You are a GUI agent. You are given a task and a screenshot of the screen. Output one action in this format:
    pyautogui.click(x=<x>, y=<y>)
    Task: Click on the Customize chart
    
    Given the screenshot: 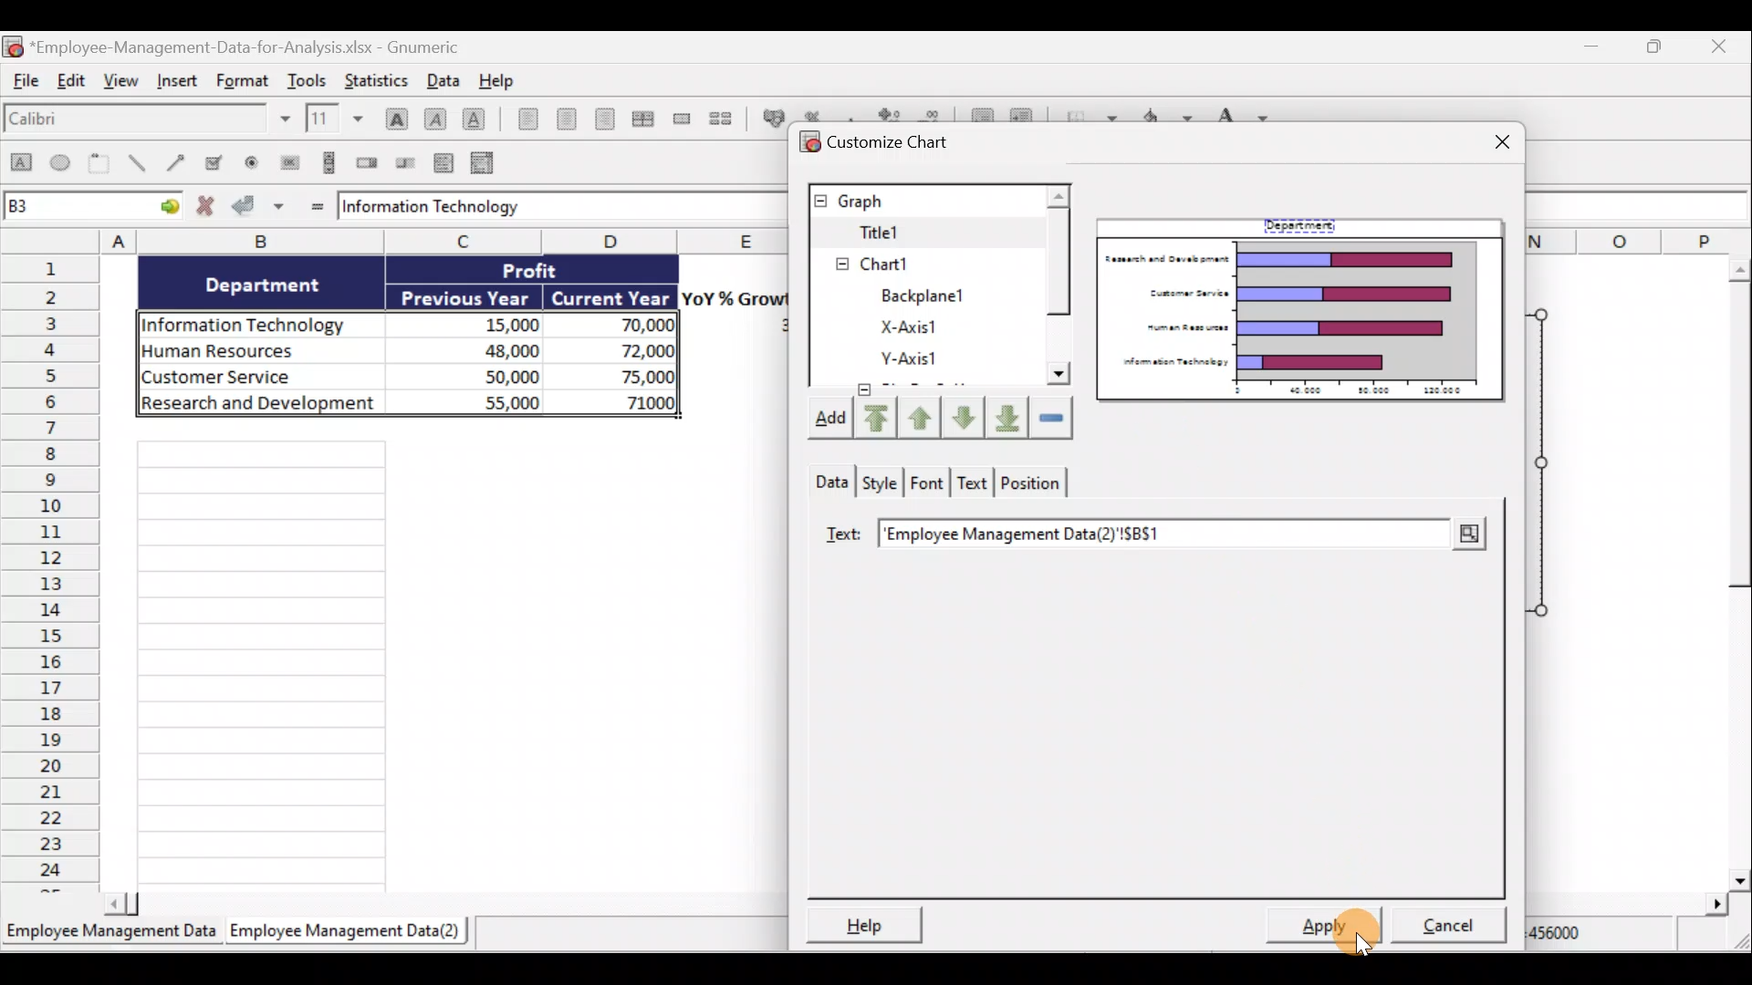 What is the action you would take?
    pyautogui.click(x=891, y=141)
    